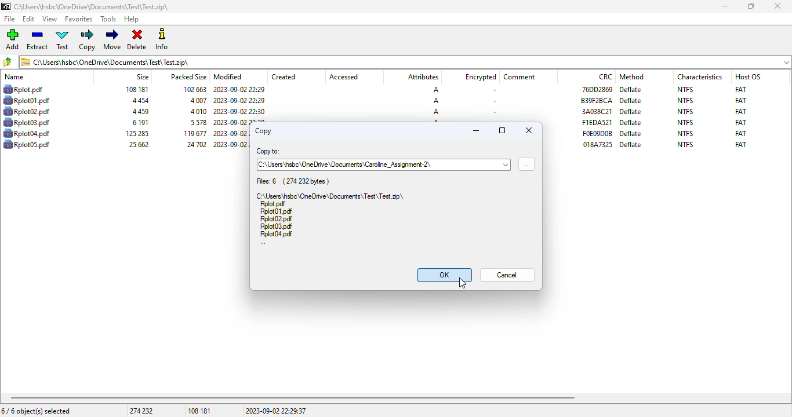 The width and height of the screenshot is (792, 417). I want to click on attributes, so click(422, 77).